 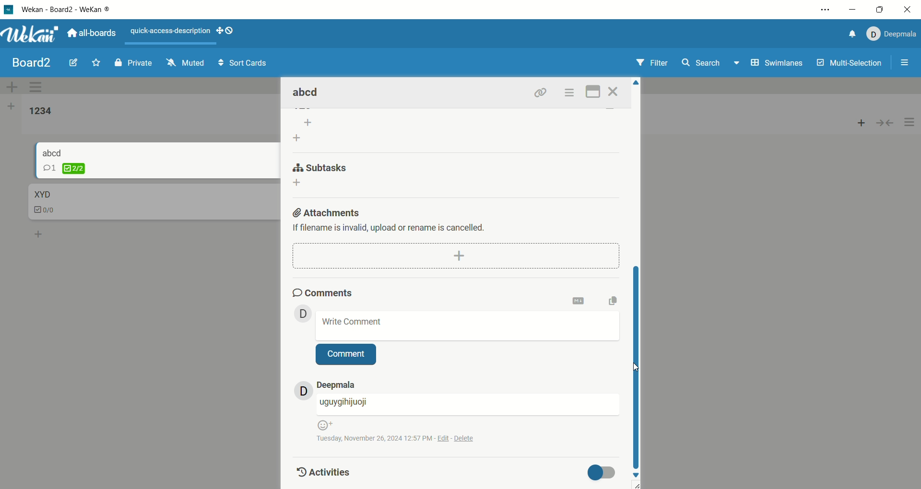 I want to click on muted, so click(x=186, y=62).